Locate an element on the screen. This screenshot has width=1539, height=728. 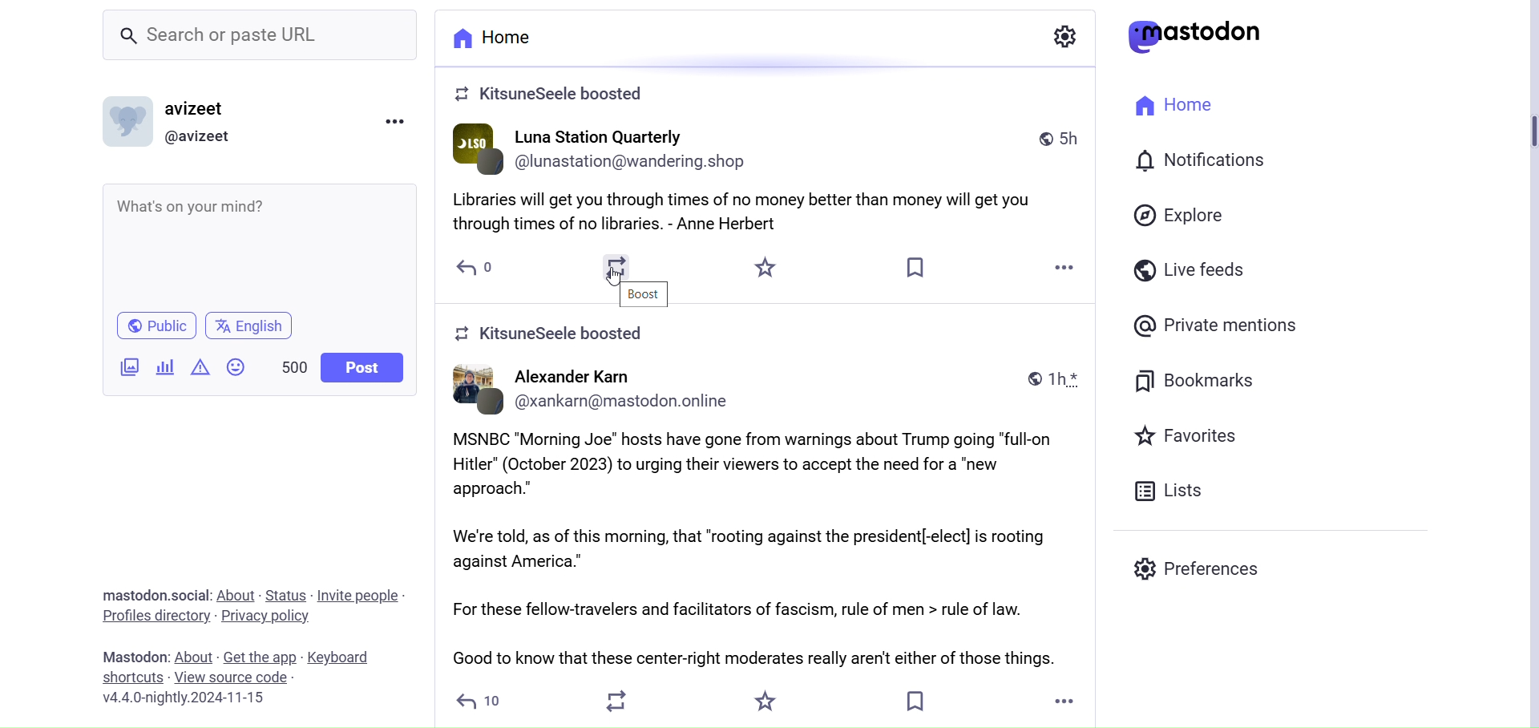
Reply is located at coordinates (475, 269).